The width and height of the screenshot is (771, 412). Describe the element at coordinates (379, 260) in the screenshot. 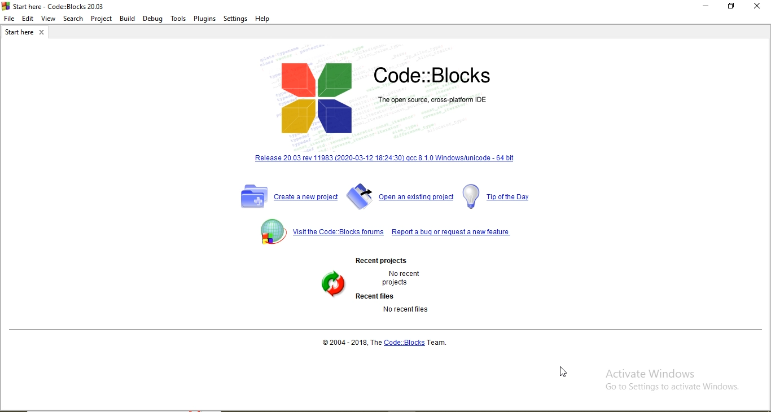

I see `Recent projects` at that location.